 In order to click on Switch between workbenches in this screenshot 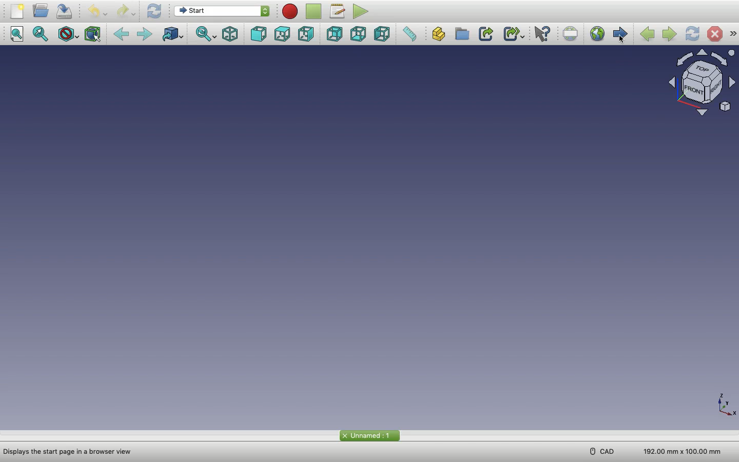, I will do `click(224, 12)`.